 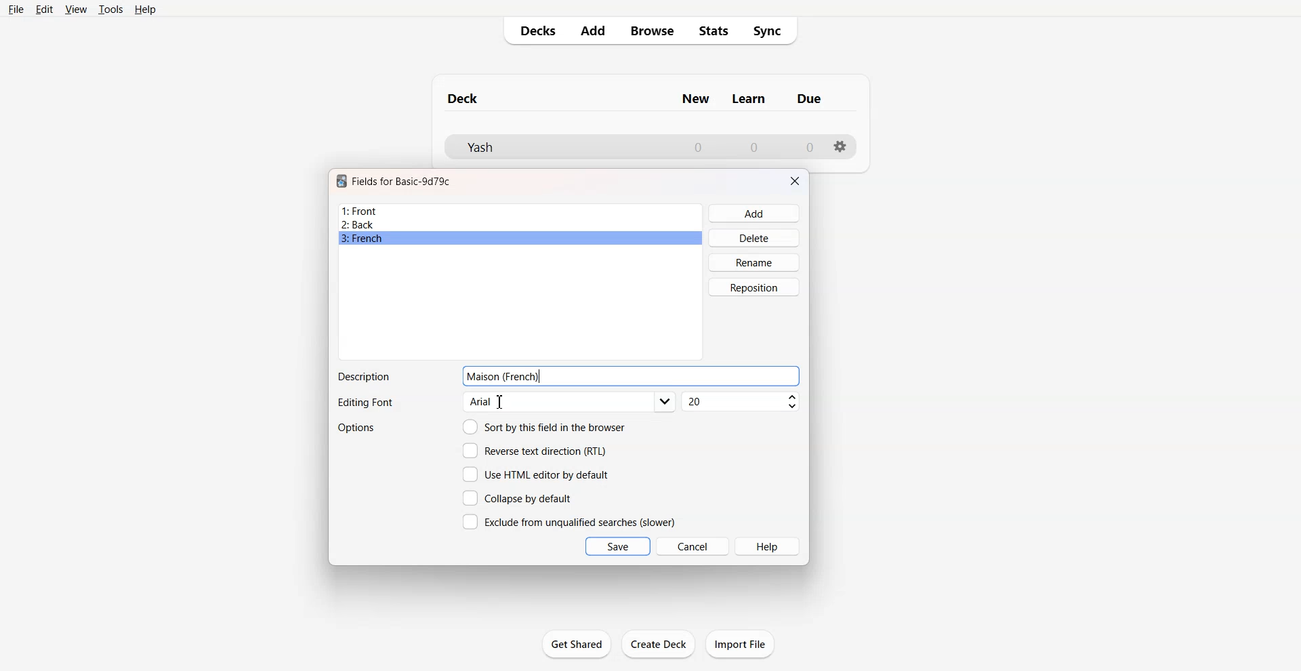 I want to click on Tools, so click(x=110, y=9).